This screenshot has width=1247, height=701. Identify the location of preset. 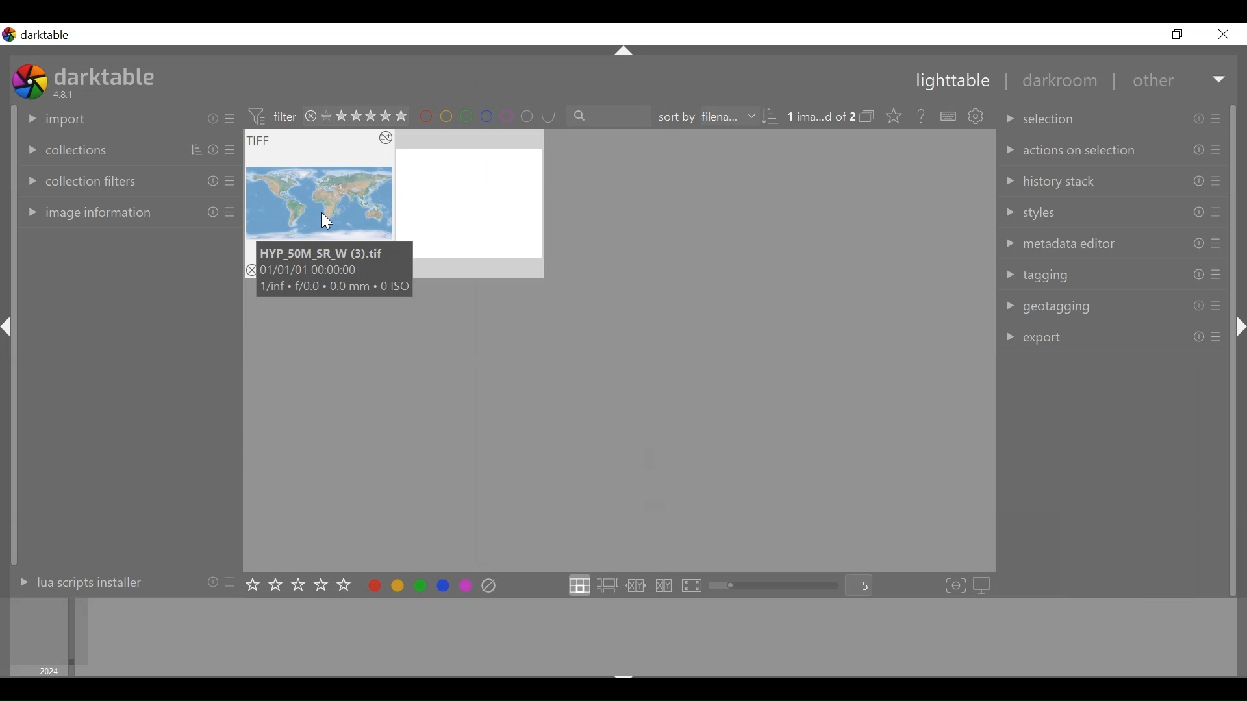
(229, 118).